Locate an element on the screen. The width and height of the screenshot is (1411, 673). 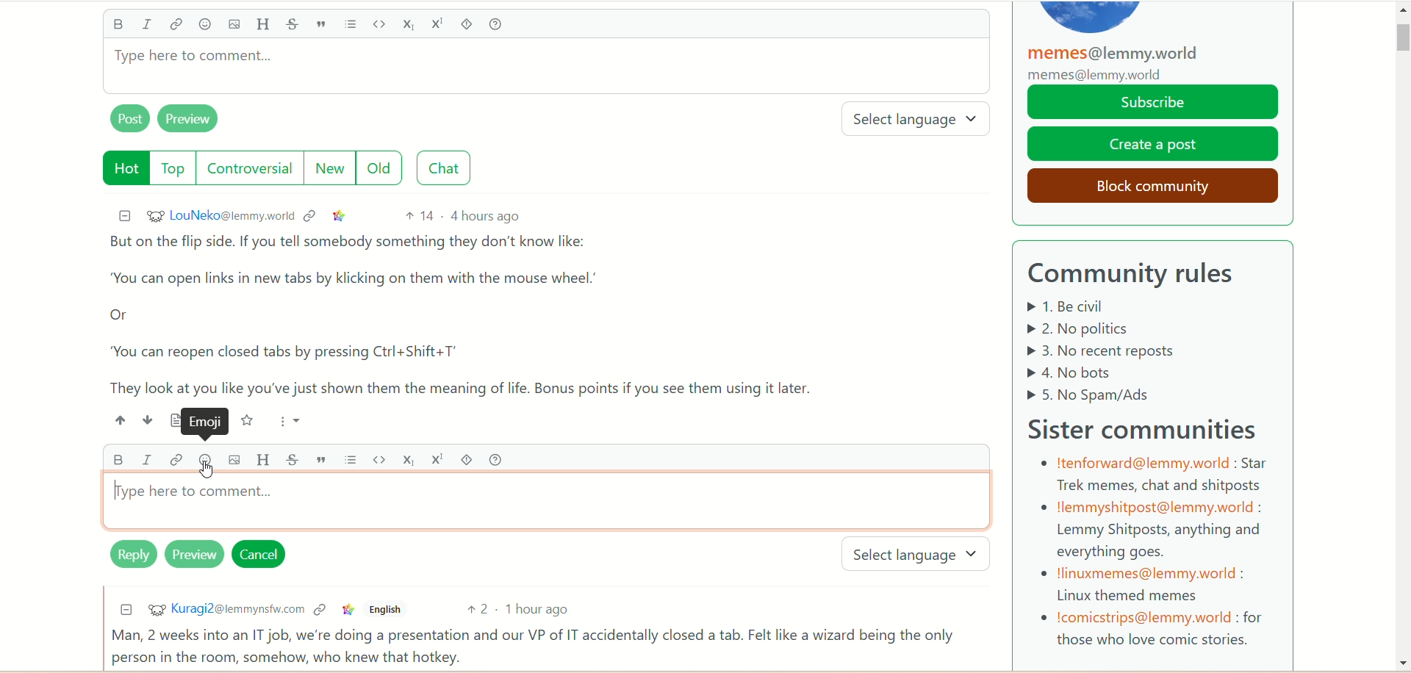
create a post is located at coordinates (1154, 144).